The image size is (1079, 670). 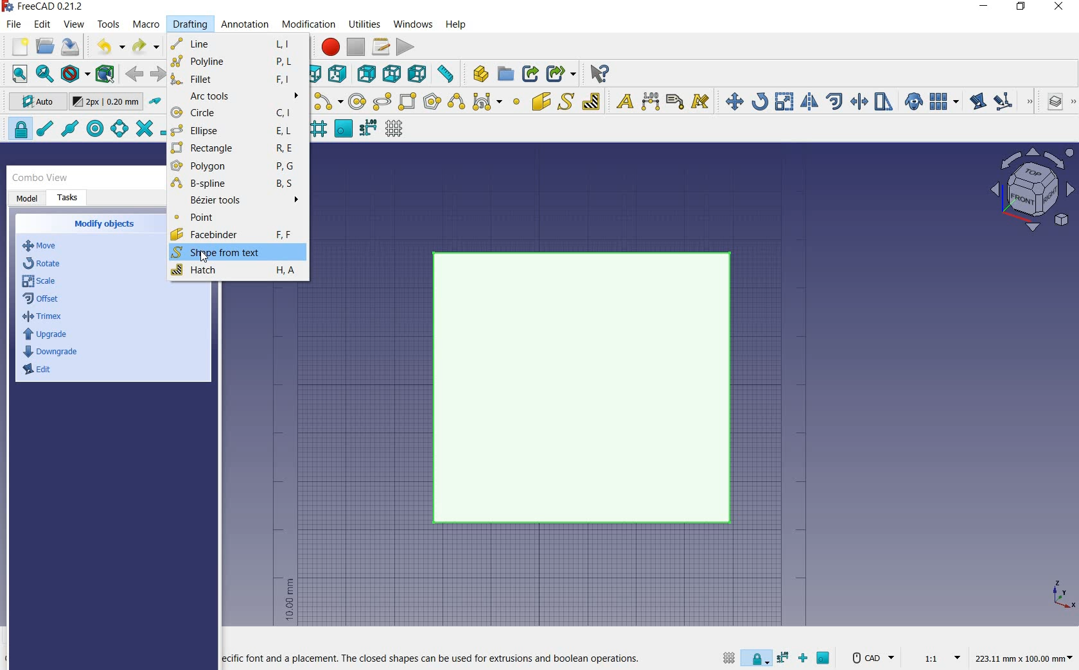 What do you see at coordinates (109, 24) in the screenshot?
I see `tools` at bounding box center [109, 24].